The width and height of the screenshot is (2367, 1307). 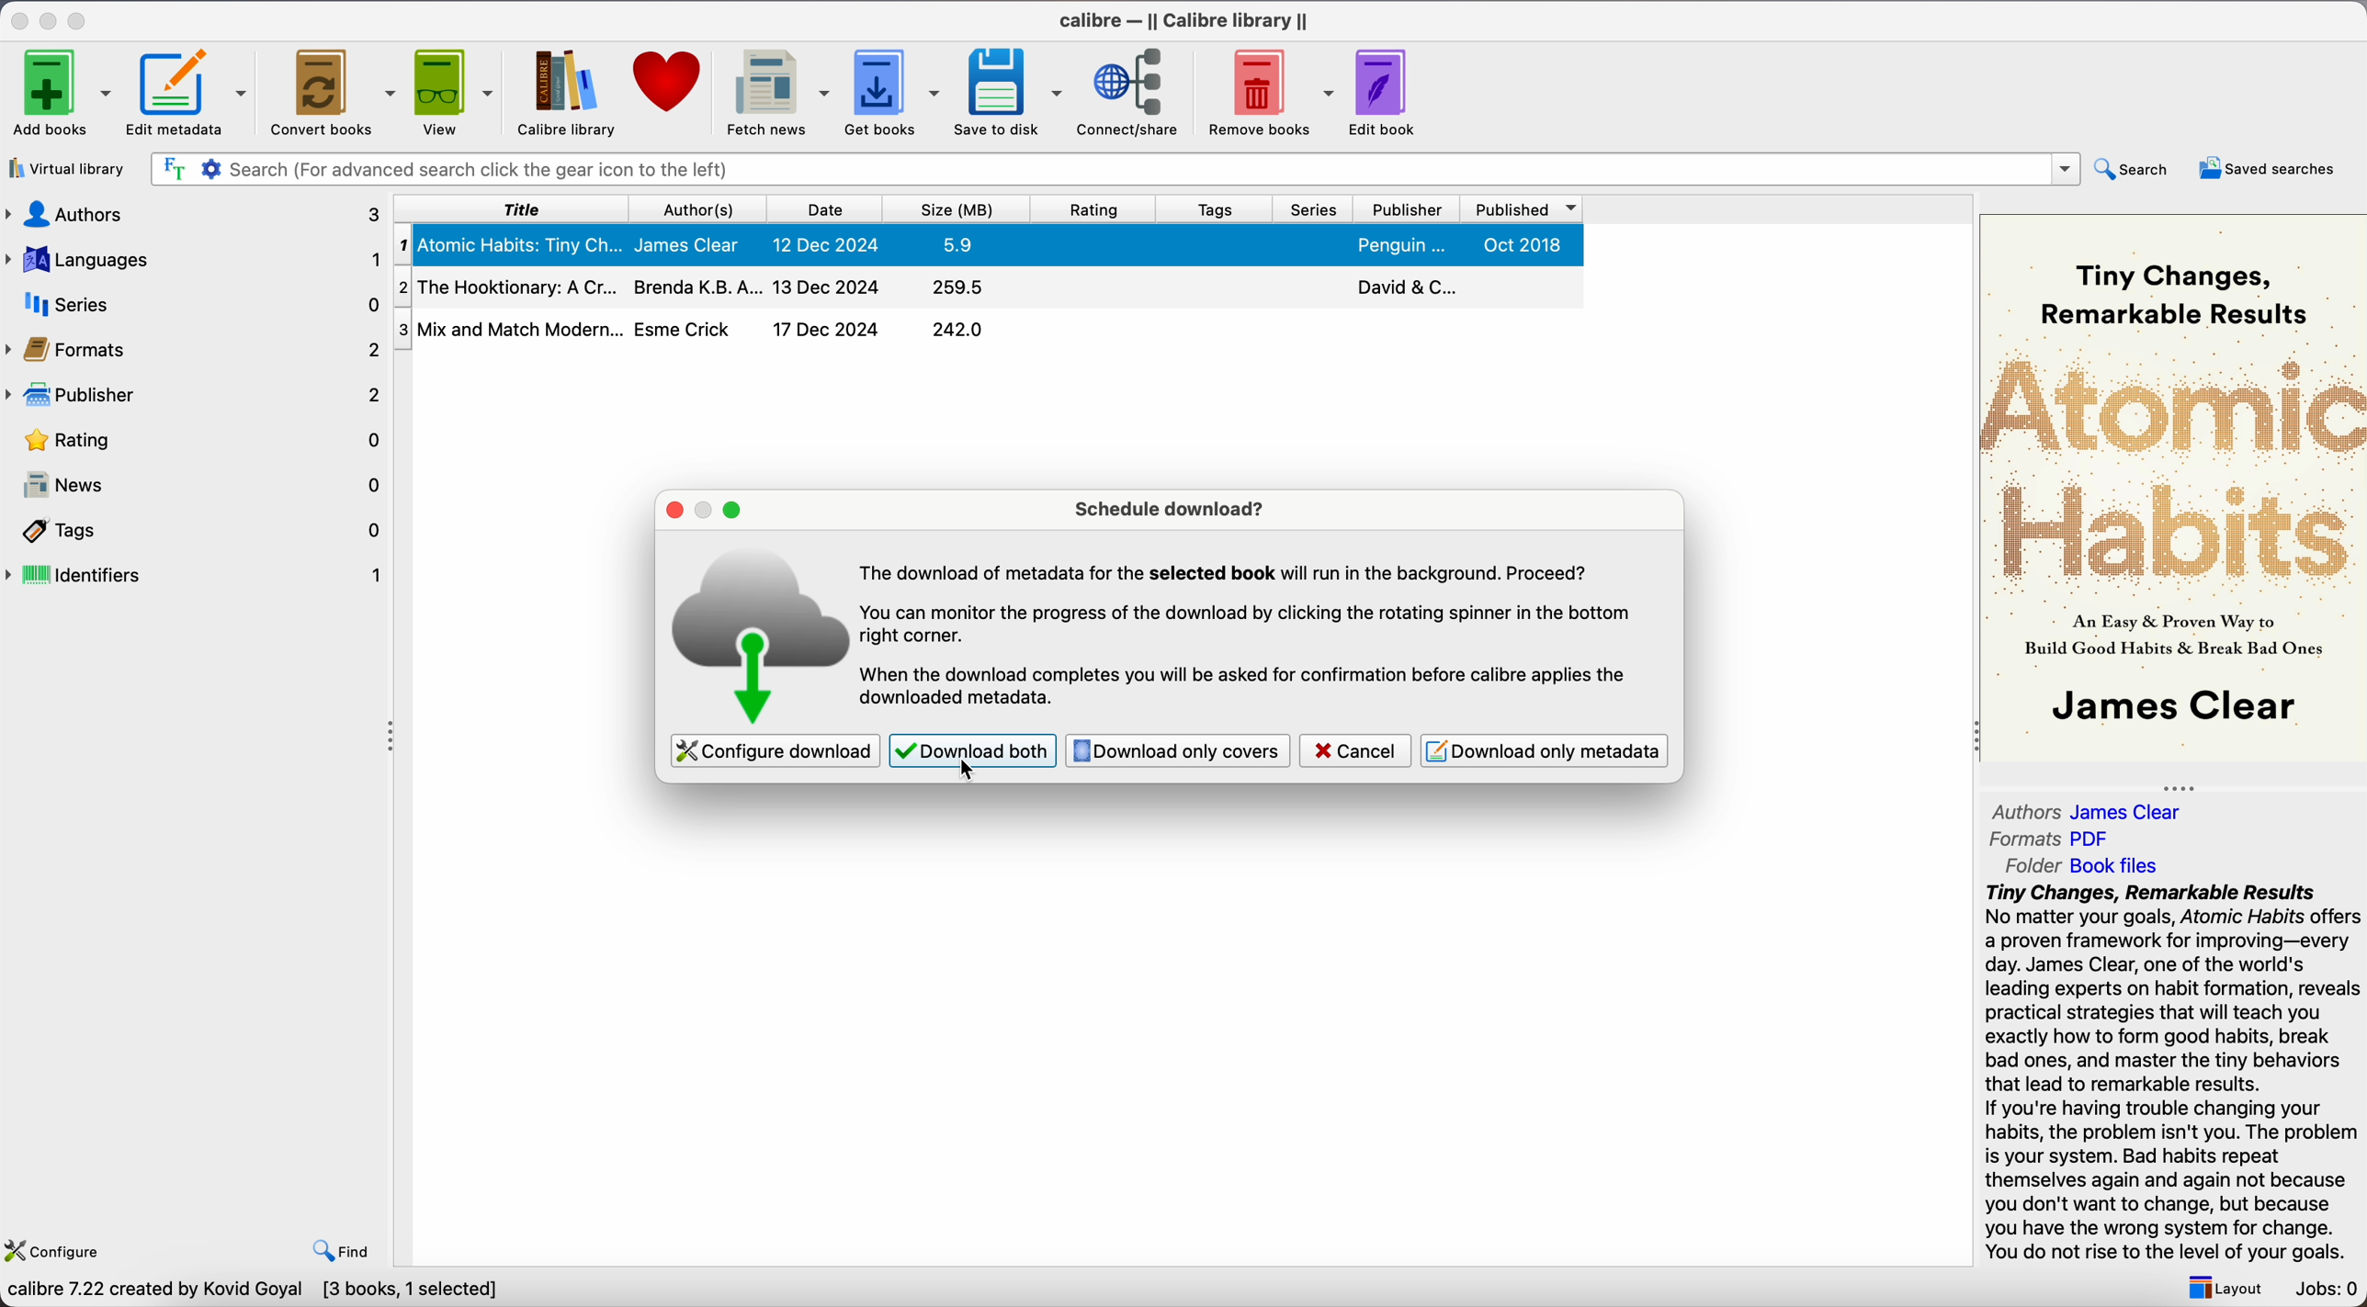 What do you see at coordinates (824, 208) in the screenshot?
I see `date` at bounding box center [824, 208].